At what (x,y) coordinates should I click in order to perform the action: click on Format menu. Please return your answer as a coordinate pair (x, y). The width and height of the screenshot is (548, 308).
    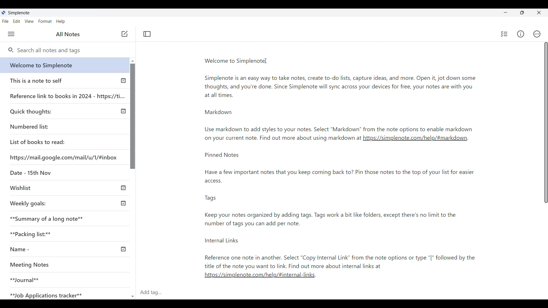
    Looking at the image, I should click on (45, 21).